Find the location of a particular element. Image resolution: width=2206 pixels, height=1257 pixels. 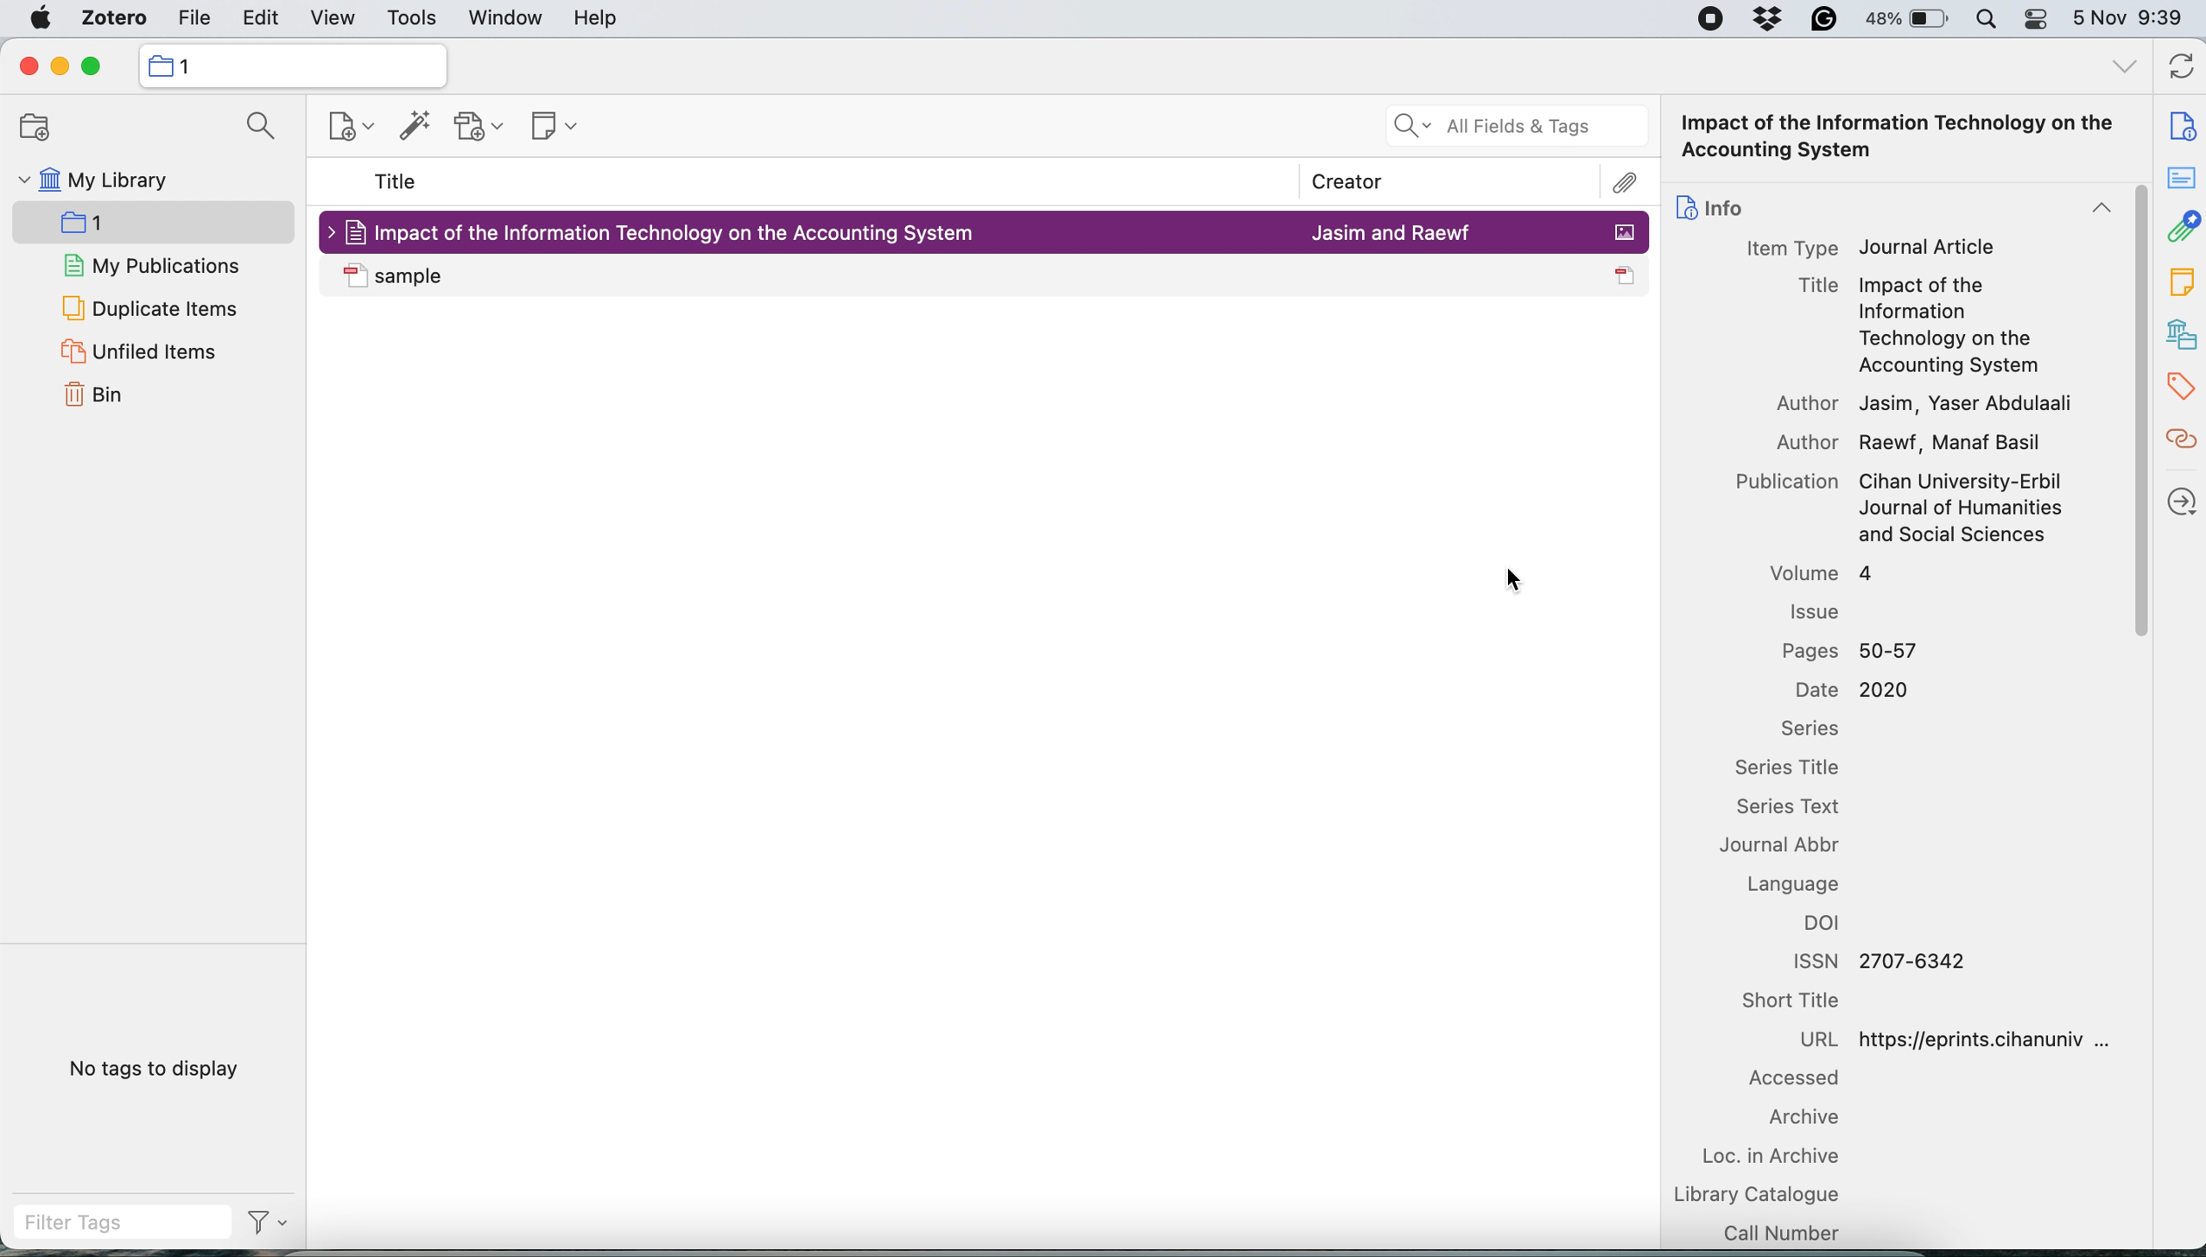

call number is located at coordinates (1784, 1233).